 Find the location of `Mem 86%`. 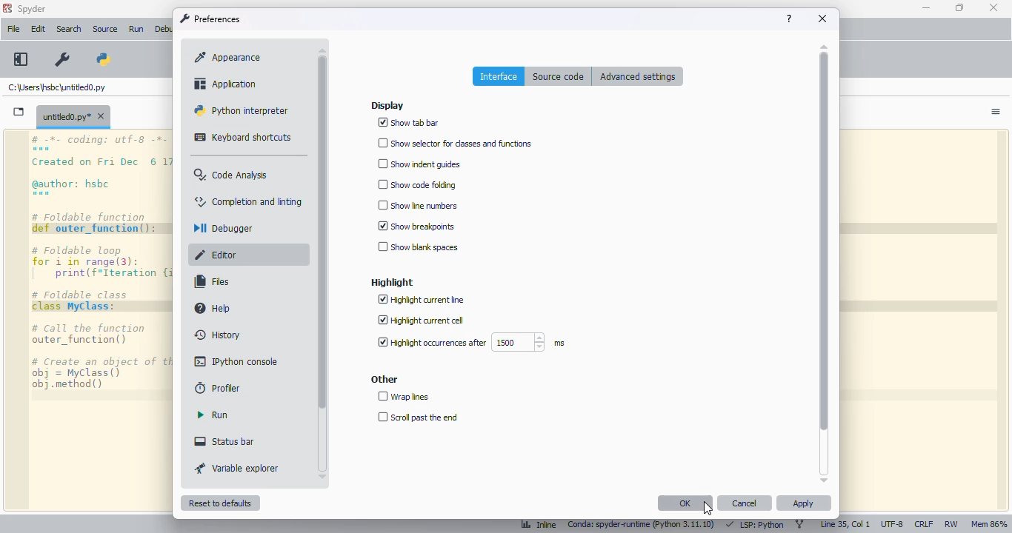

Mem 86% is located at coordinates (991, 524).